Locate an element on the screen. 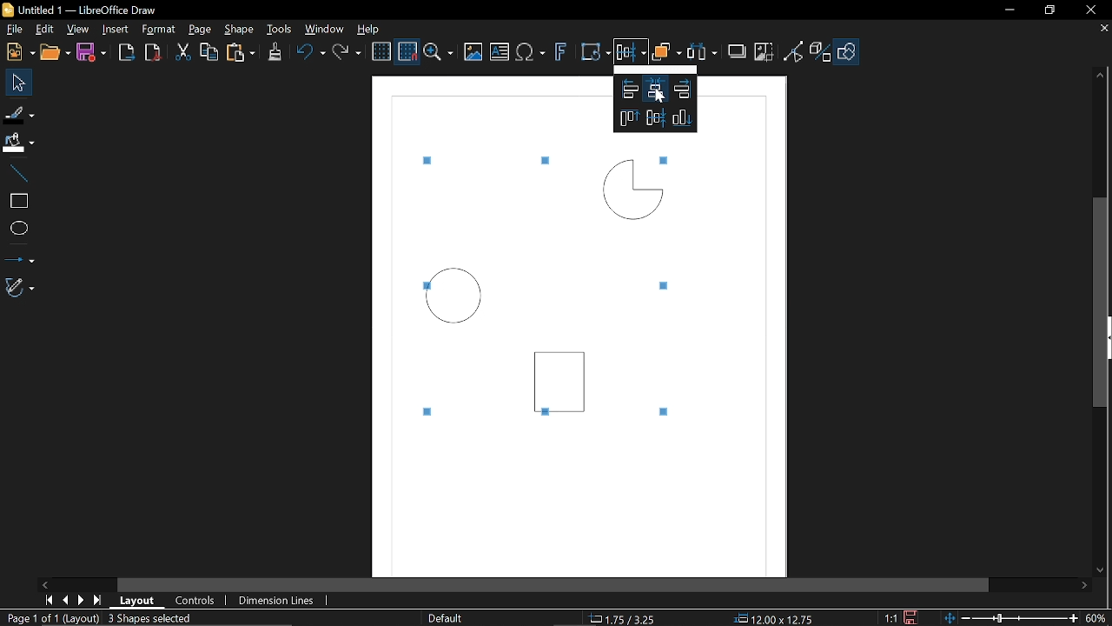  Line is located at coordinates (16, 170).